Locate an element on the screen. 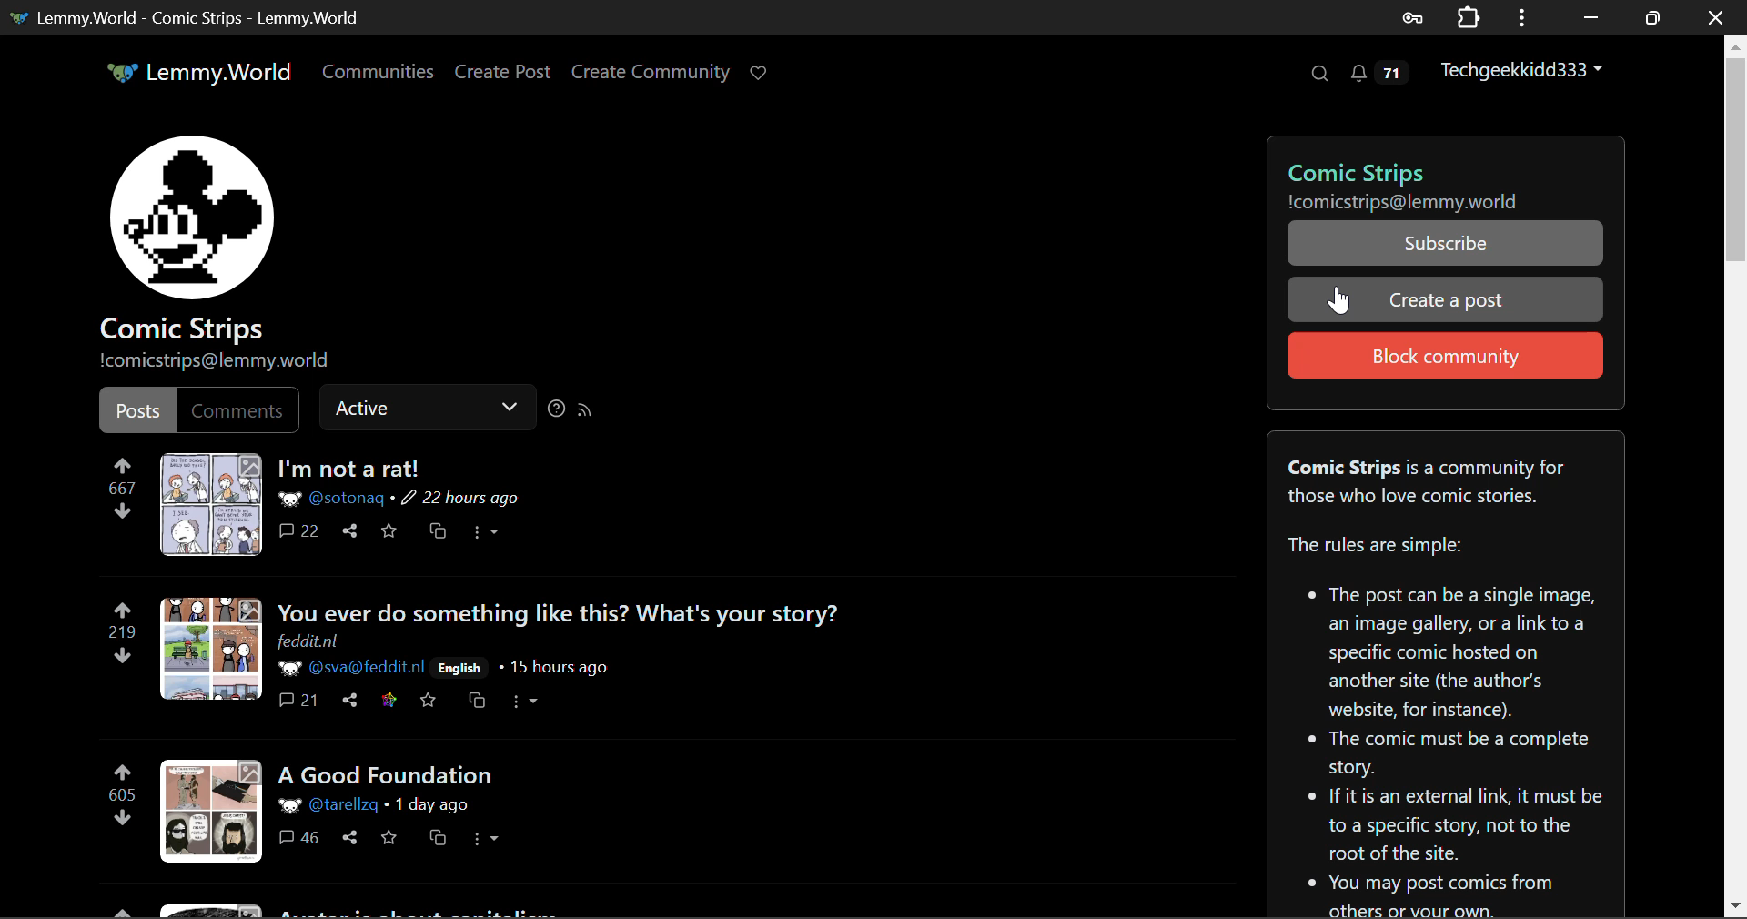 This screenshot has height=919, width=1747. Save on feddit.nl is located at coordinates (391, 700).